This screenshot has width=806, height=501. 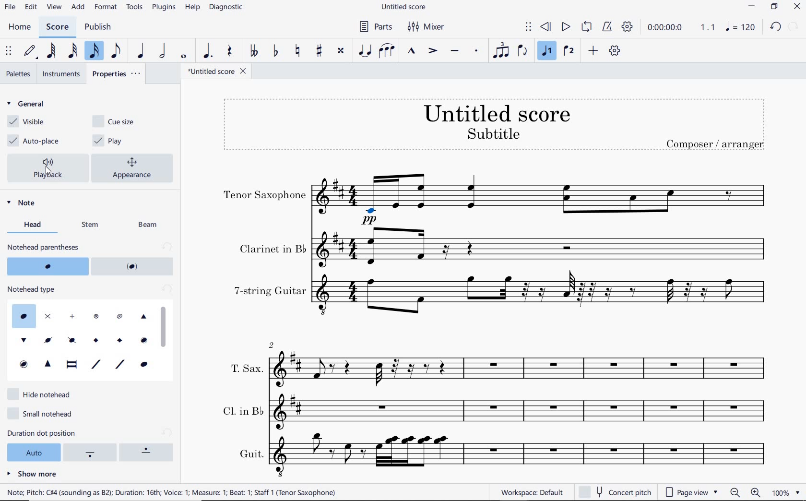 I want to click on clarinet in b, so click(x=543, y=247).